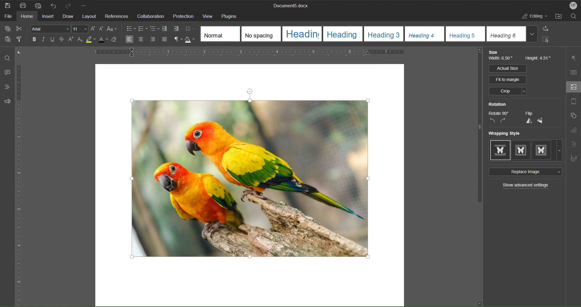  I want to click on Draw, so click(69, 16).